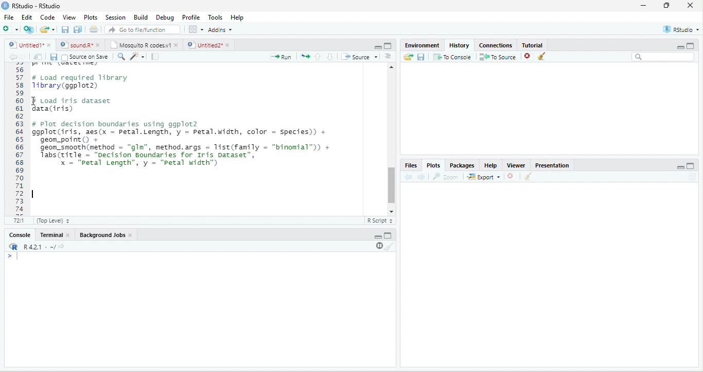 The image size is (703, 372). What do you see at coordinates (484, 177) in the screenshot?
I see `Export` at bounding box center [484, 177].